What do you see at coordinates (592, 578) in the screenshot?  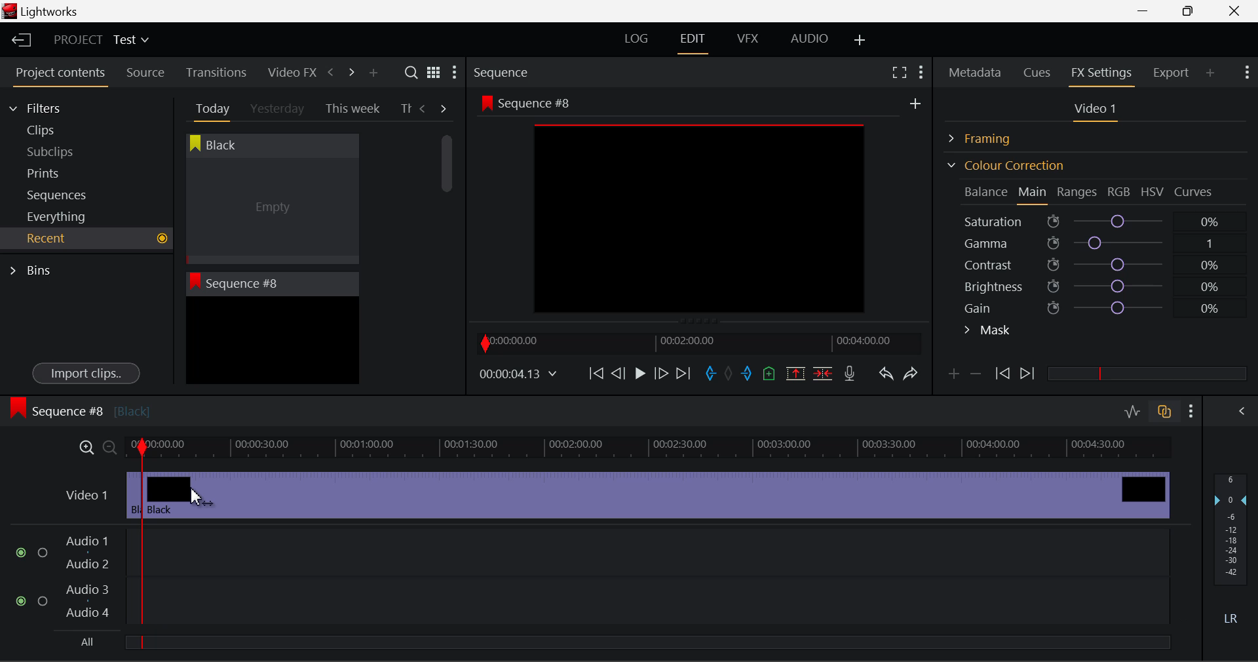 I see `Audio Input Fields` at bounding box center [592, 578].